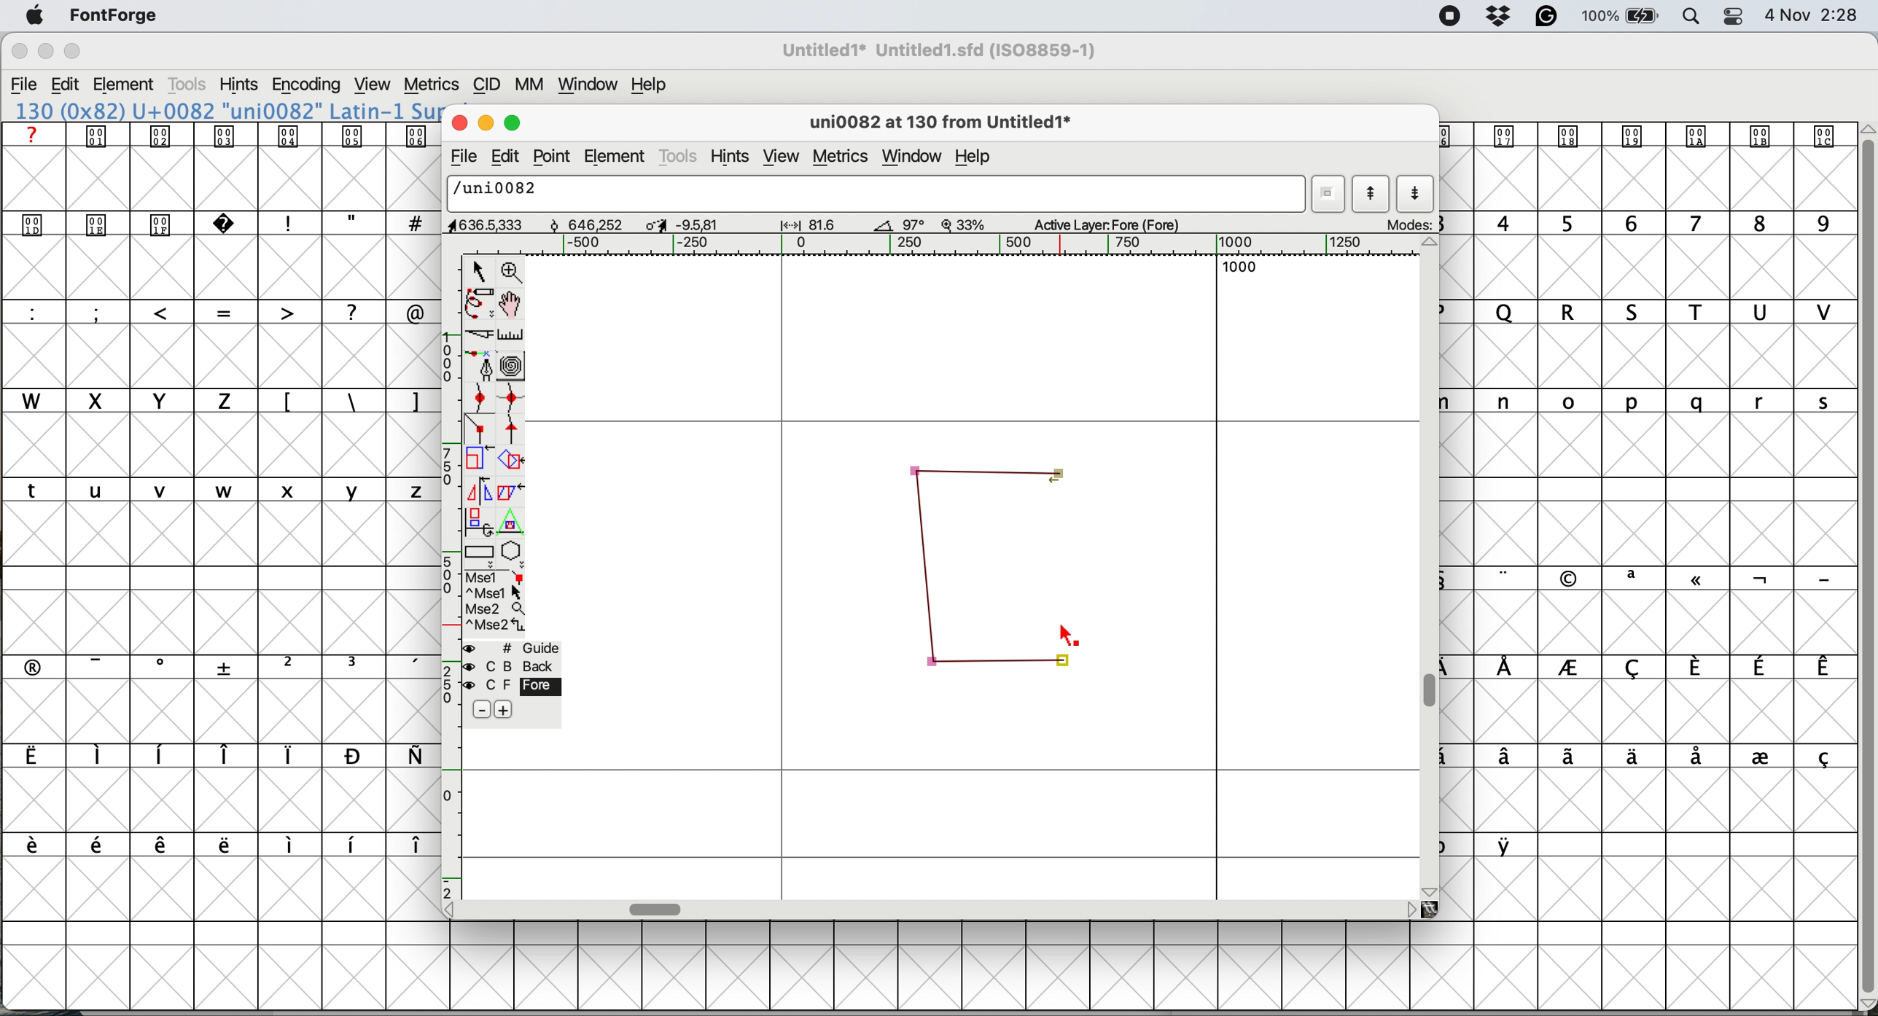 The image size is (1878, 1016). What do you see at coordinates (1433, 692) in the screenshot?
I see `vertical scroll bar` at bounding box center [1433, 692].